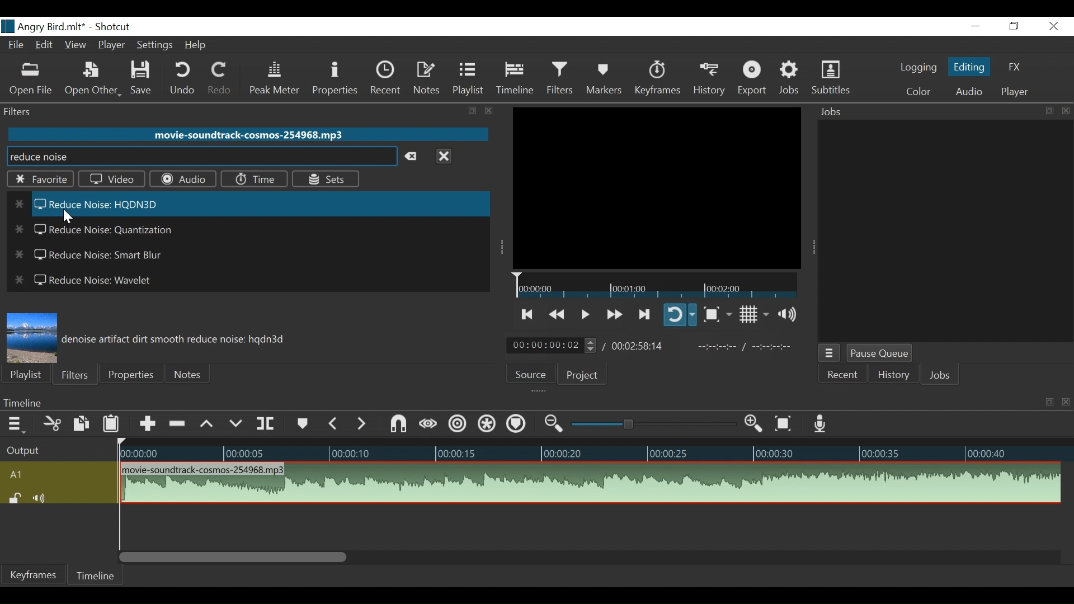  Describe the element at coordinates (111, 180) in the screenshot. I see `Video` at that location.